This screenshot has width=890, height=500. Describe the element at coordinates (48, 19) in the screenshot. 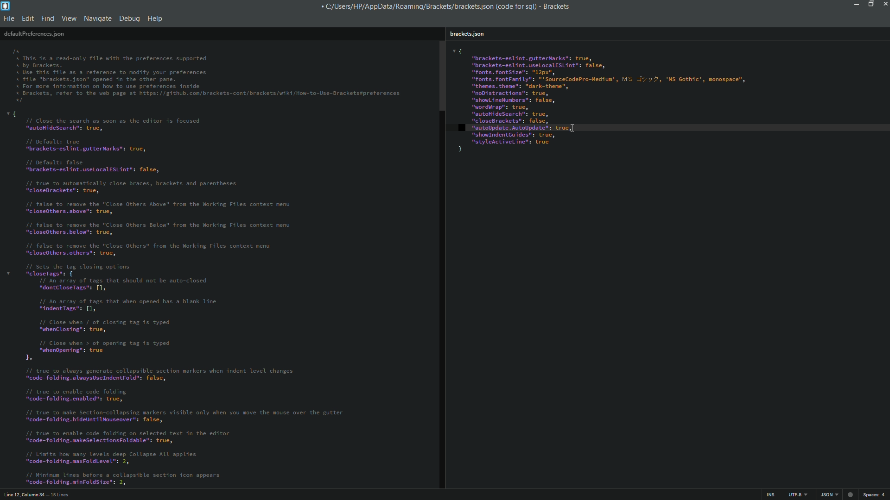

I see `find menu` at that location.